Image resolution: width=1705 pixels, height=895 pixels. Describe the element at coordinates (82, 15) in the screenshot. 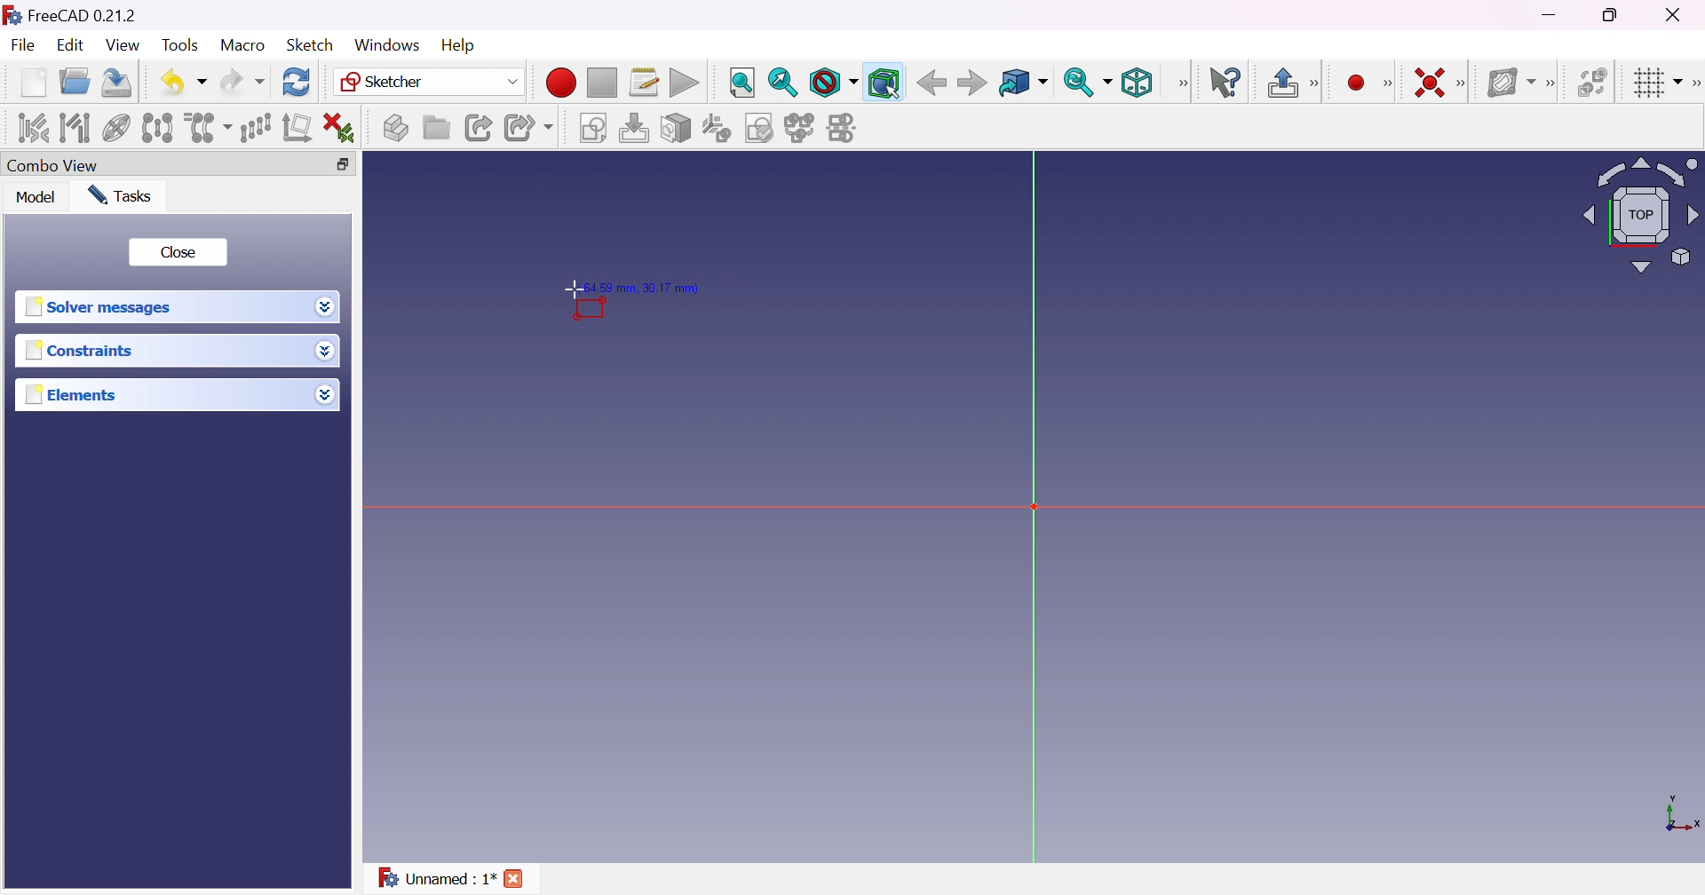

I see `FreeCAD 0.21.2` at that location.